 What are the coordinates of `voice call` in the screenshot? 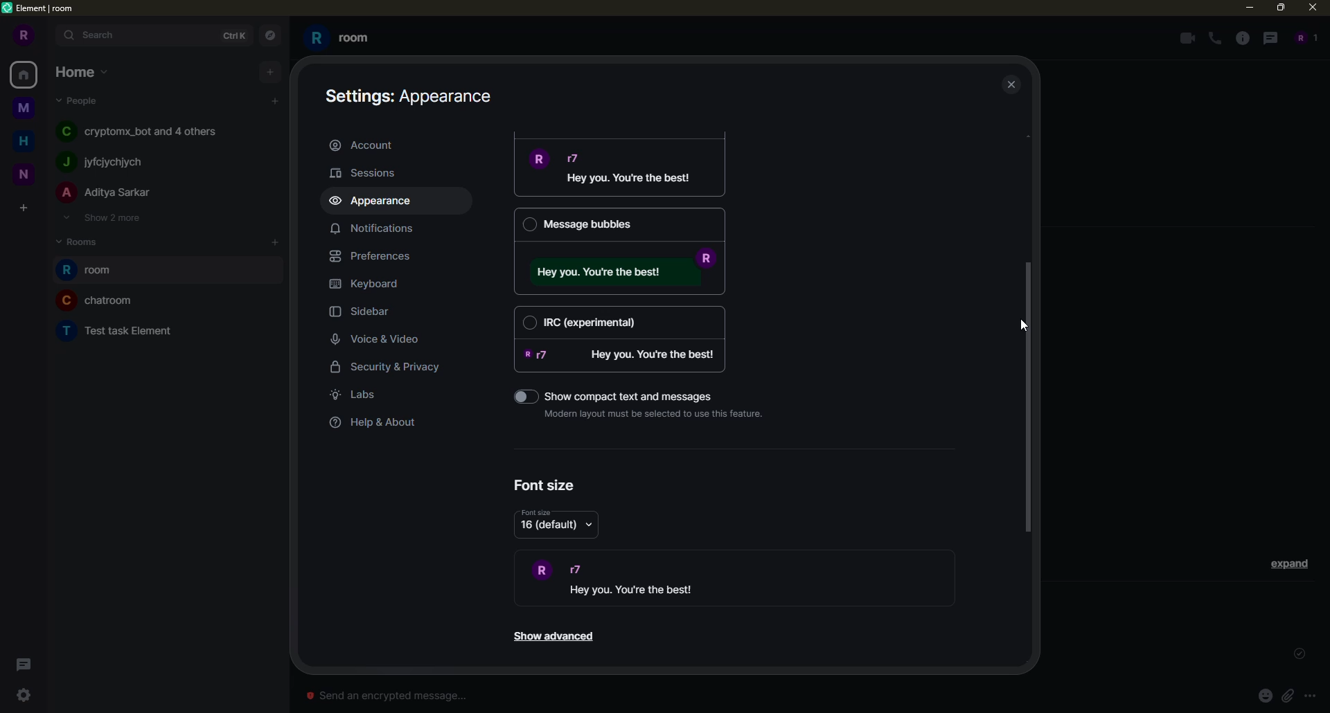 It's located at (1216, 39).